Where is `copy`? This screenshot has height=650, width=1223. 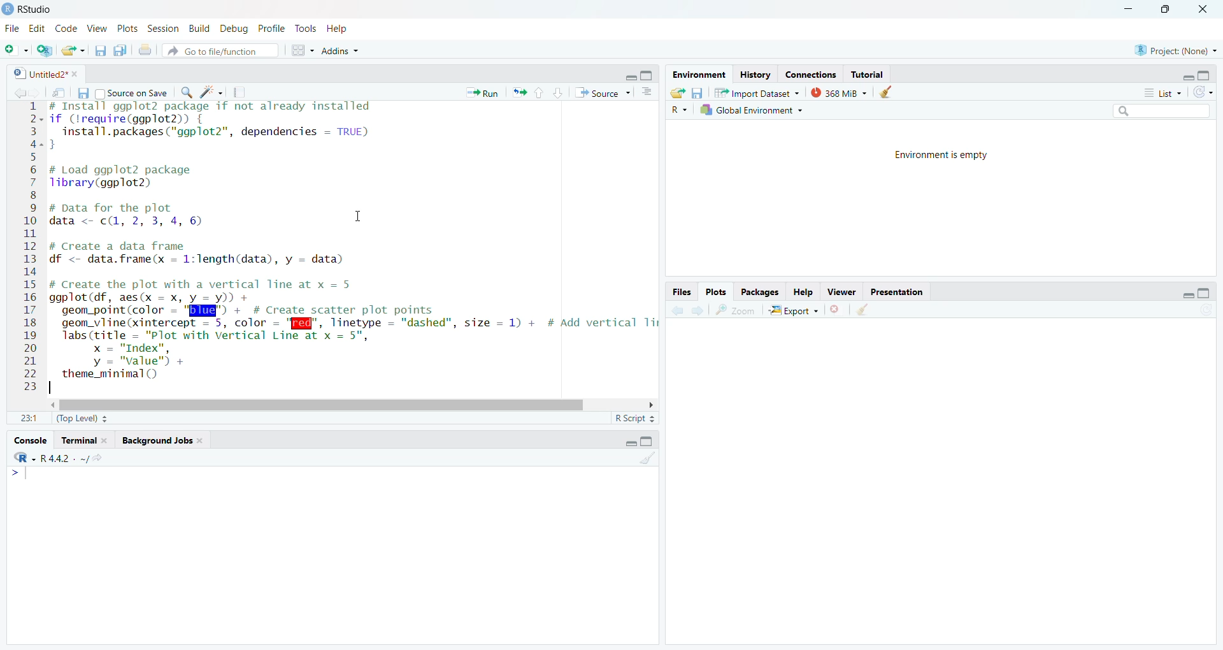
copy is located at coordinates (120, 52).